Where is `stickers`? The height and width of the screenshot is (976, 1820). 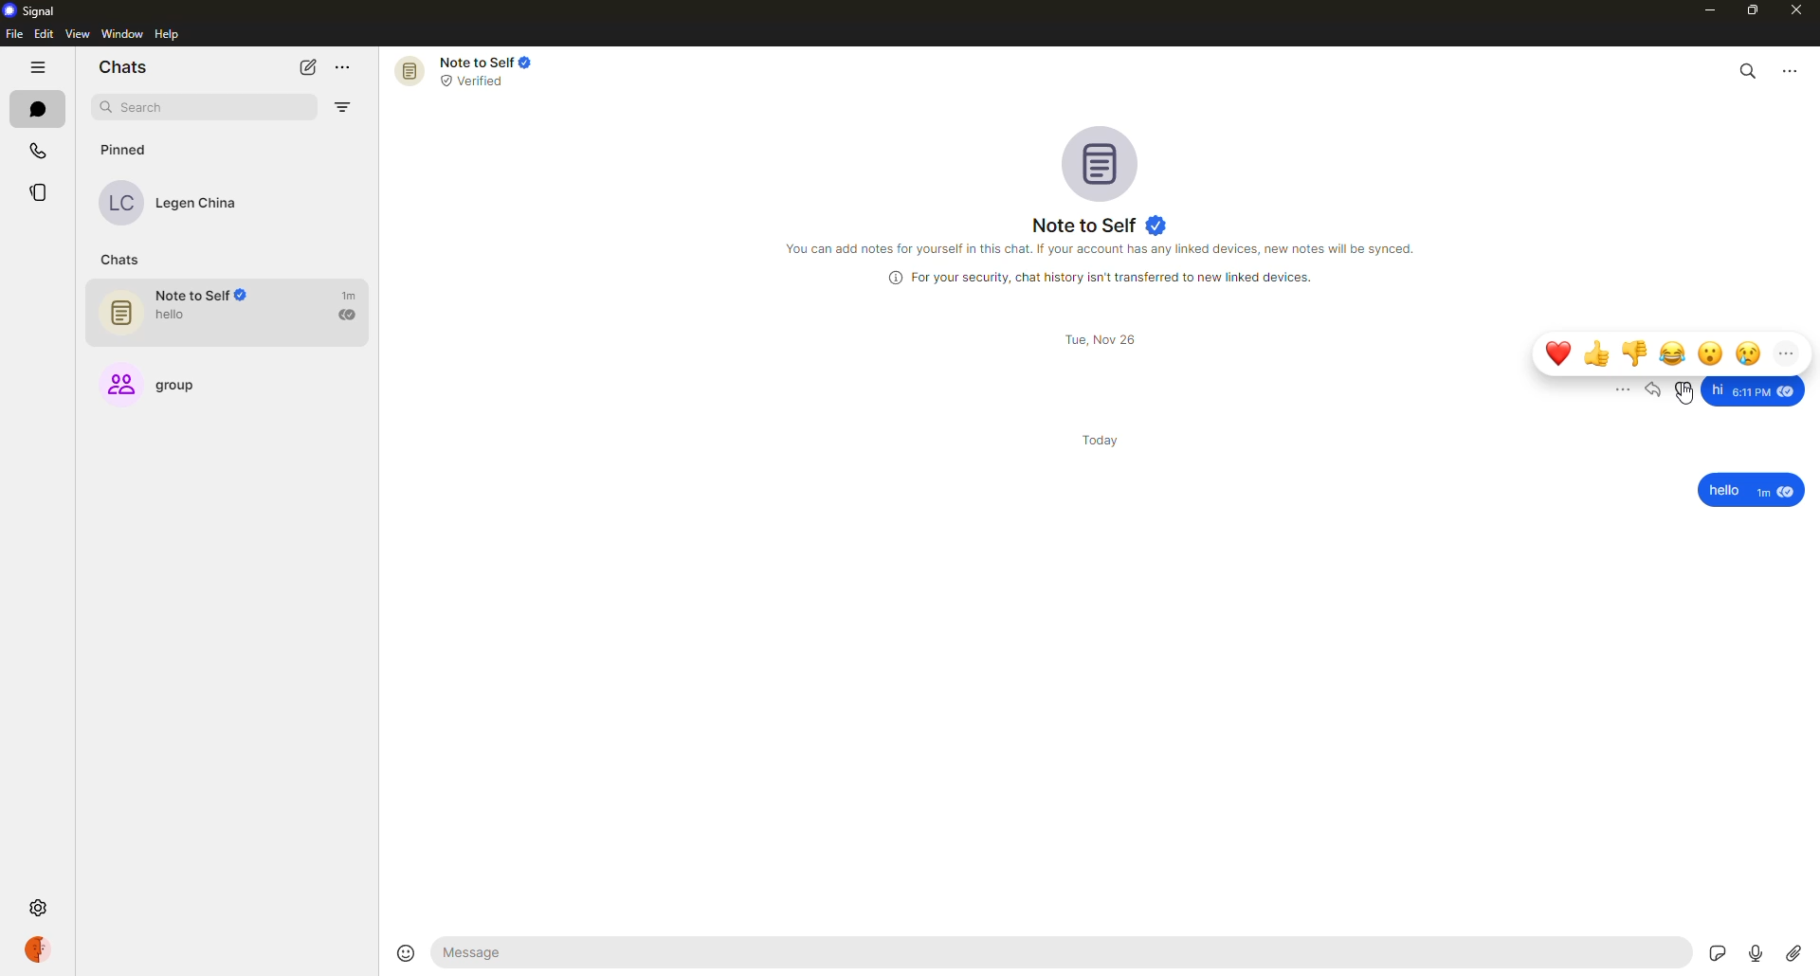 stickers is located at coordinates (1712, 951).